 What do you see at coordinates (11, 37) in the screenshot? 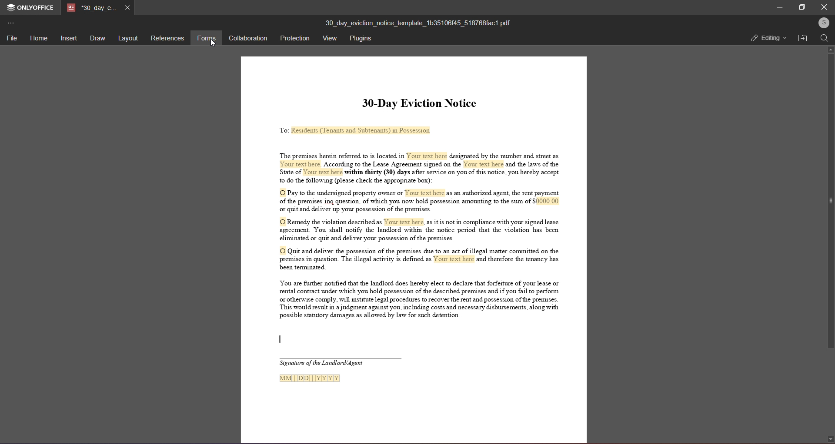
I see `file` at bounding box center [11, 37].